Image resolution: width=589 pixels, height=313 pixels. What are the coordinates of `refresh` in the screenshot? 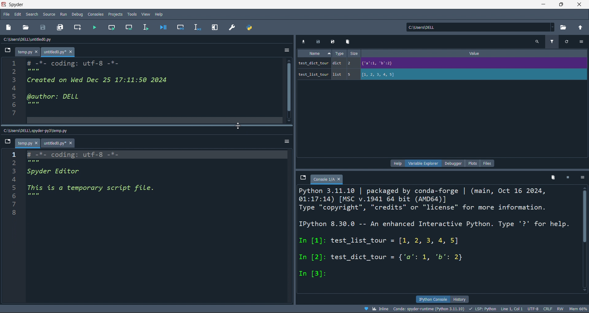 It's located at (568, 42).